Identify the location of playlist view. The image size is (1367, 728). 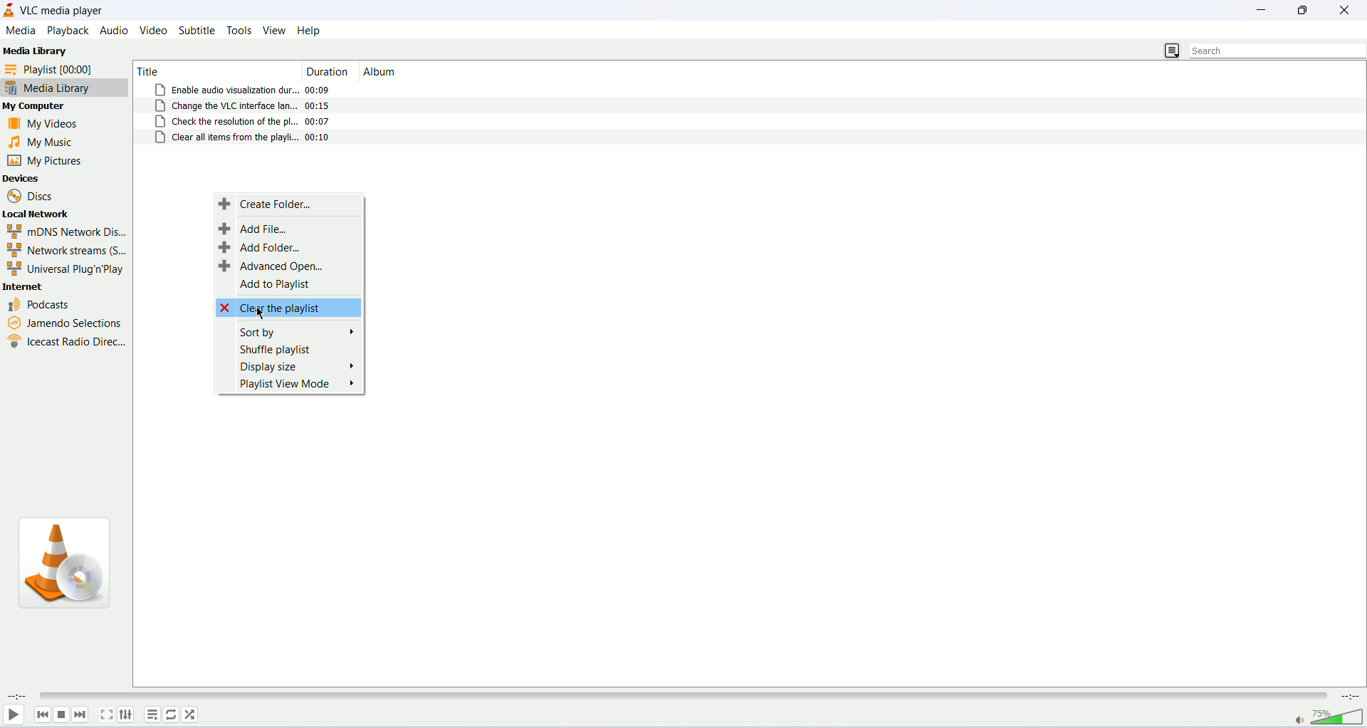
(1171, 49).